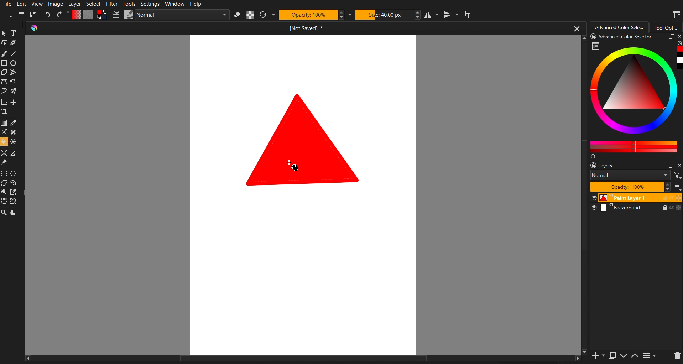  What do you see at coordinates (5, 72) in the screenshot?
I see `polygon tool` at bounding box center [5, 72].